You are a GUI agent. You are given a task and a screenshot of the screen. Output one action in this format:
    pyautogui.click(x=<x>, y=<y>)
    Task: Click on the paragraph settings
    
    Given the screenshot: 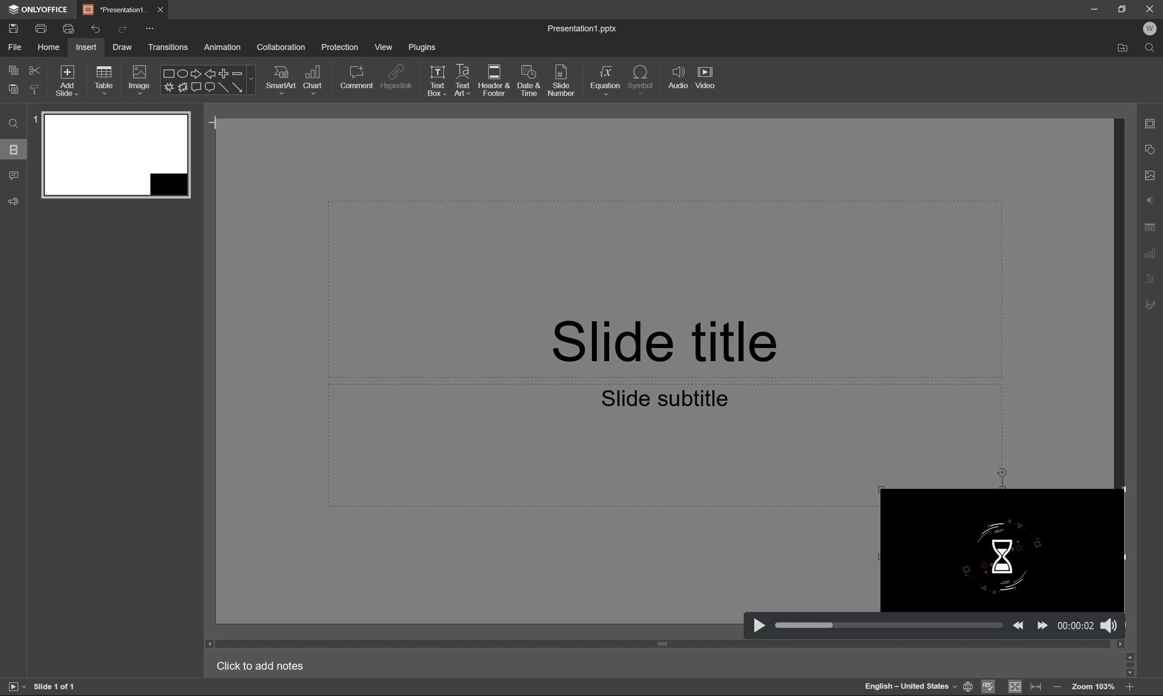 What is the action you would take?
    pyautogui.click(x=1151, y=198)
    